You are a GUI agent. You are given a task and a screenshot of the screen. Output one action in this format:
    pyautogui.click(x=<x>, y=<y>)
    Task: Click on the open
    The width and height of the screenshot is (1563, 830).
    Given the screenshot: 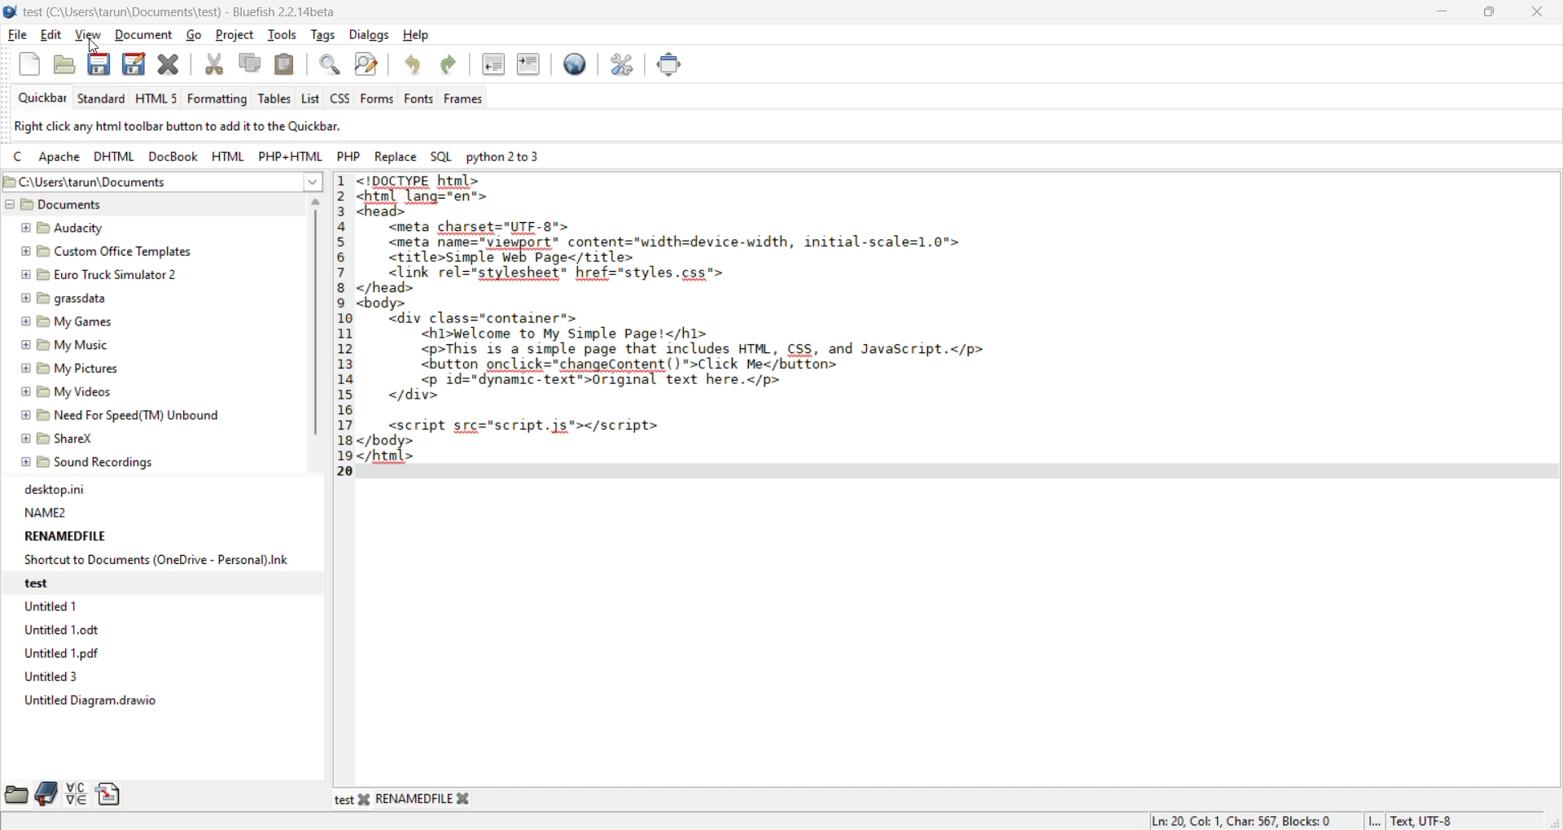 What is the action you would take?
    pyautogui.click(x=68, y=63)
    